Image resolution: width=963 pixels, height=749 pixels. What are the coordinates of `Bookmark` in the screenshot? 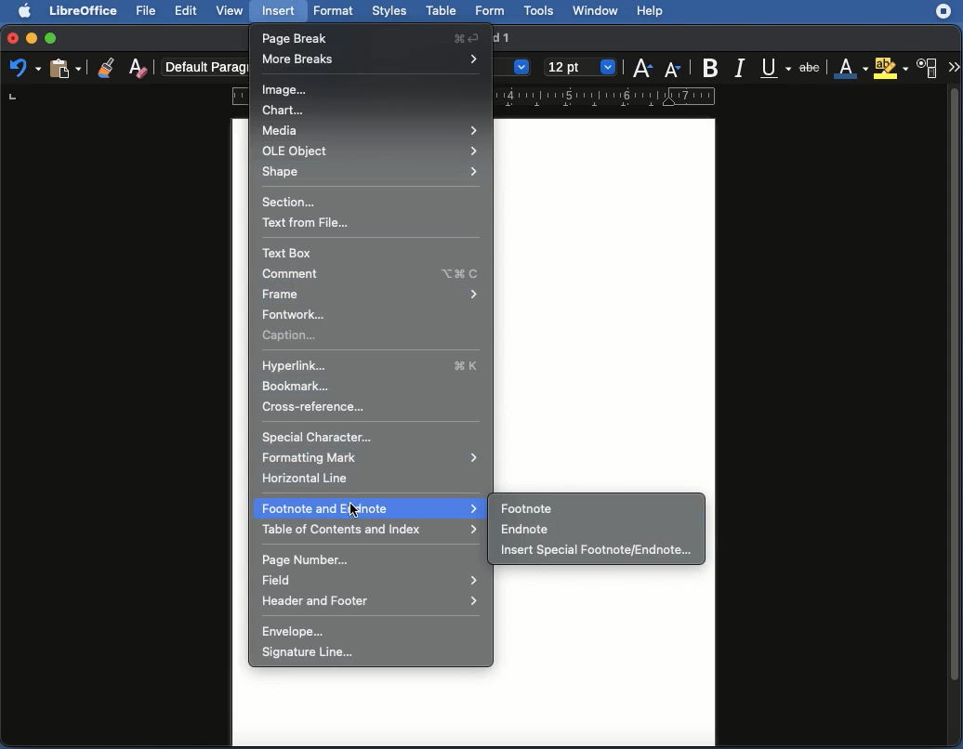 It's located at (300, 386).